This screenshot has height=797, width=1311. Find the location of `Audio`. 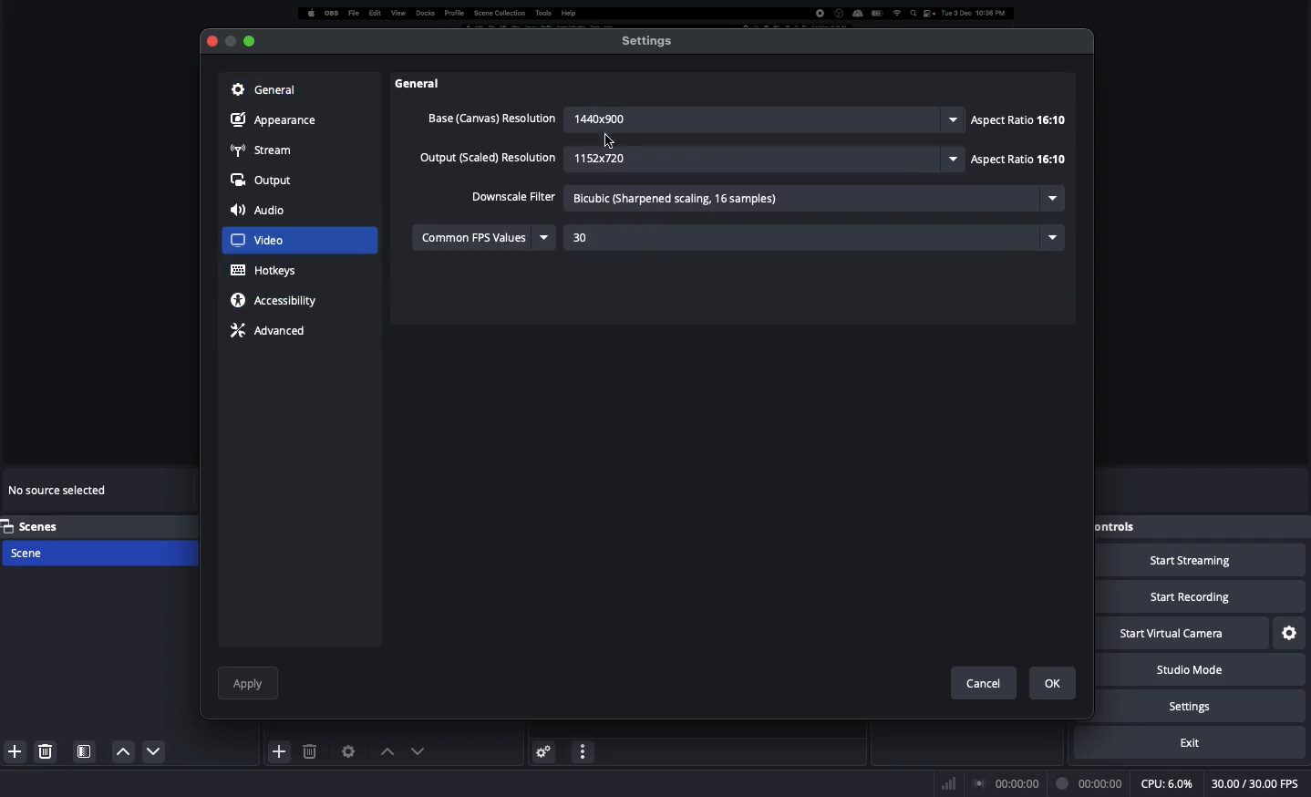

Audio is located at coordinates (262, 212).